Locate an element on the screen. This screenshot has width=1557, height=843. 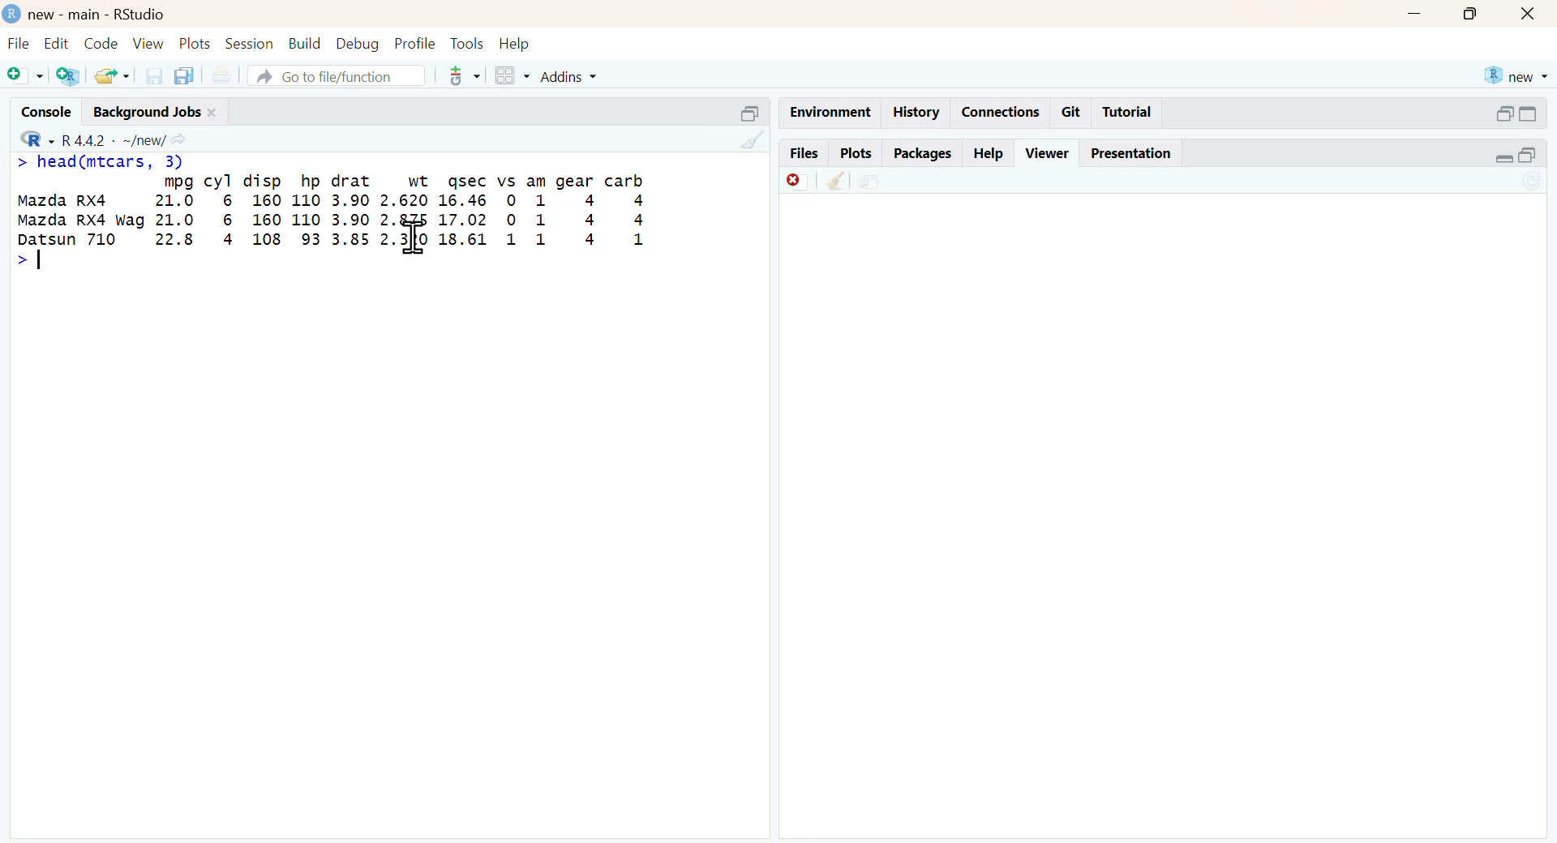
Print documents is located at coordinates (225, 72).